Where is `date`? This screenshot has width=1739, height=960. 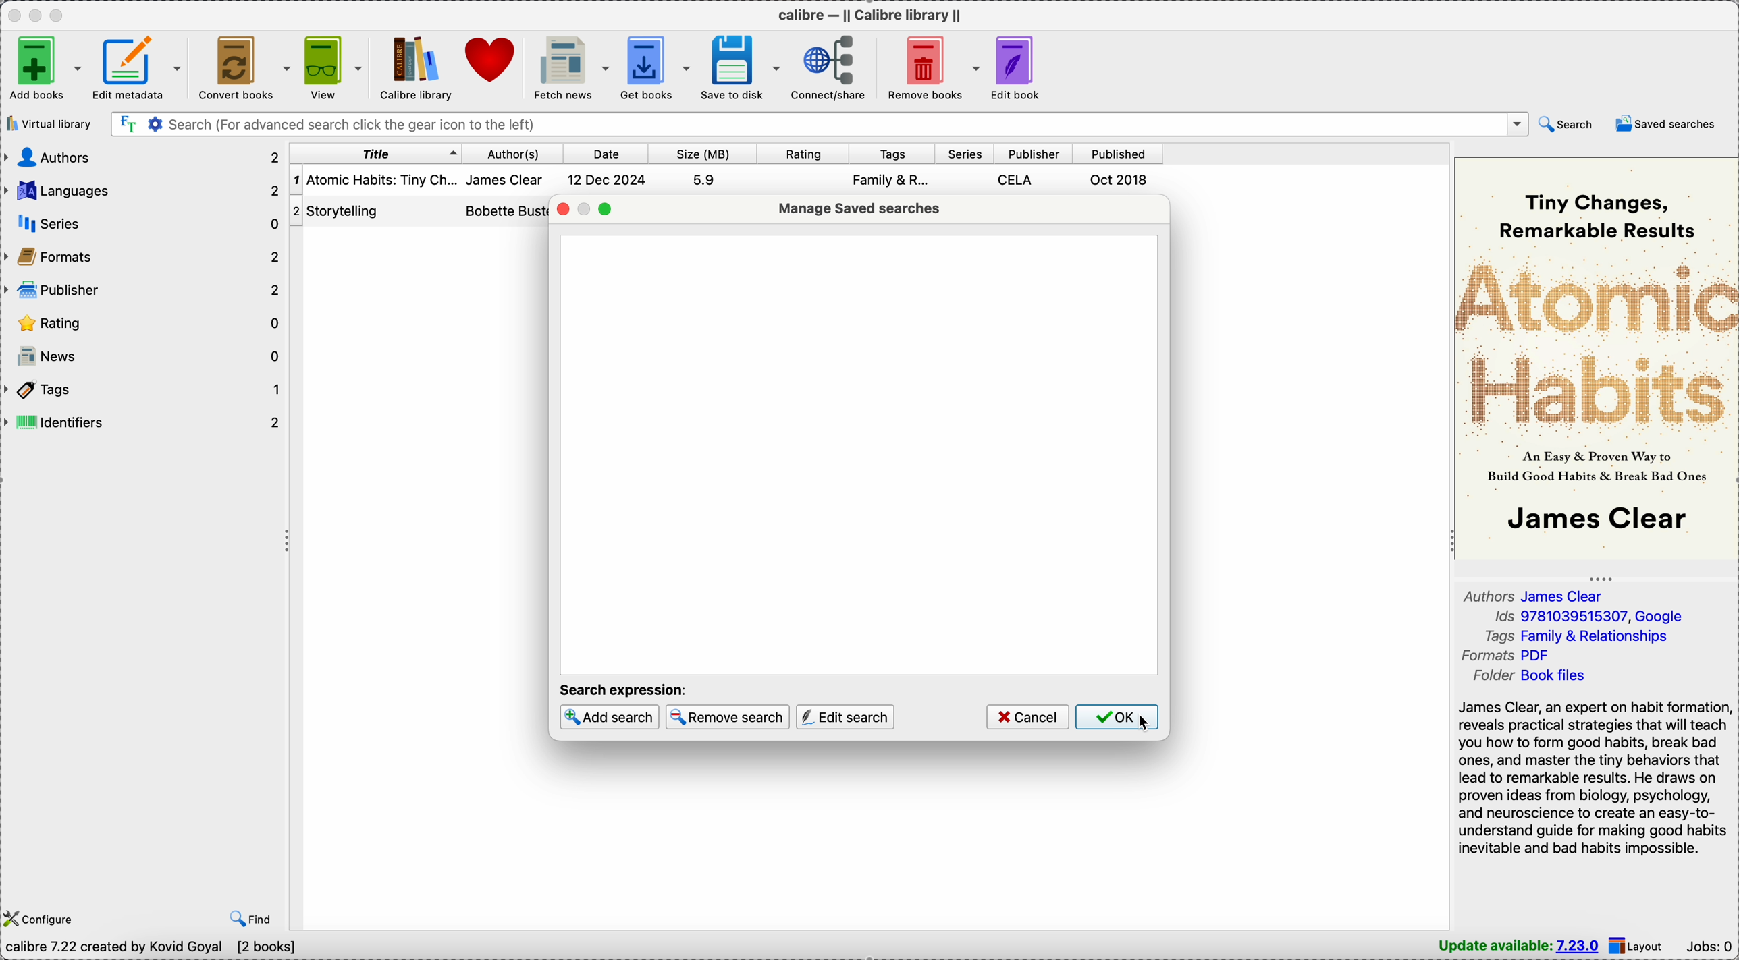 date is located at coordinates (602, 153).